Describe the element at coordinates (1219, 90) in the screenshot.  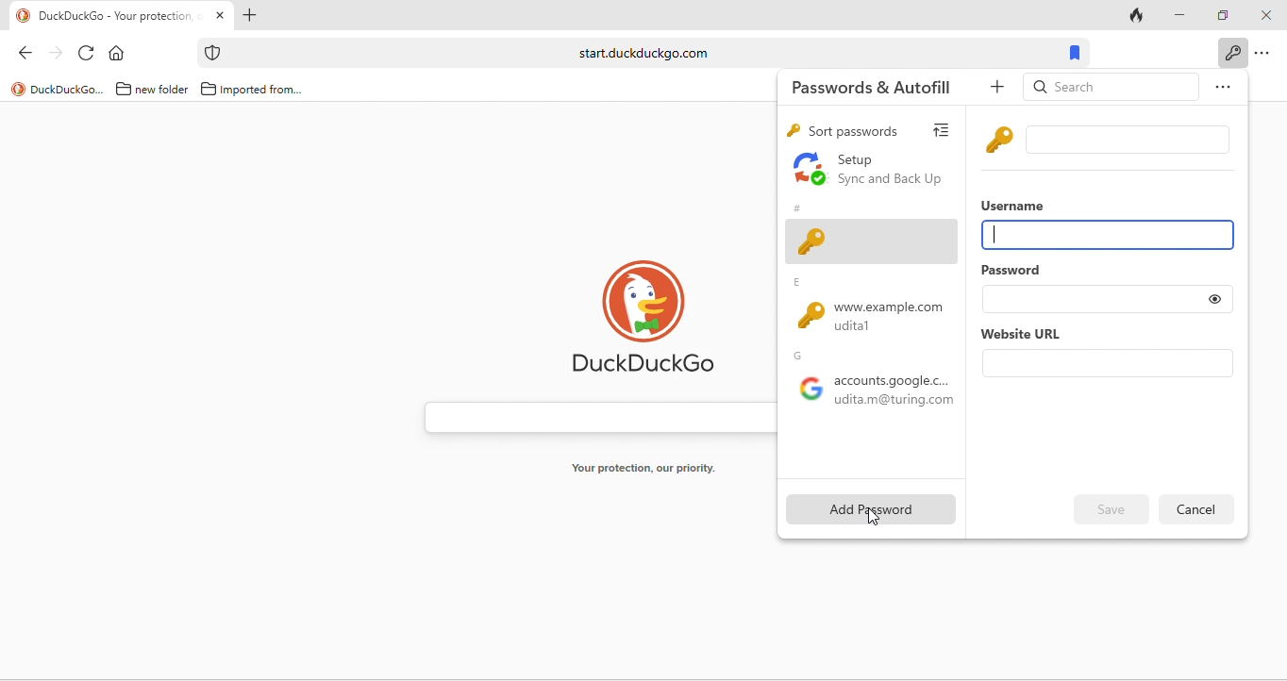
I see `option` at that location.